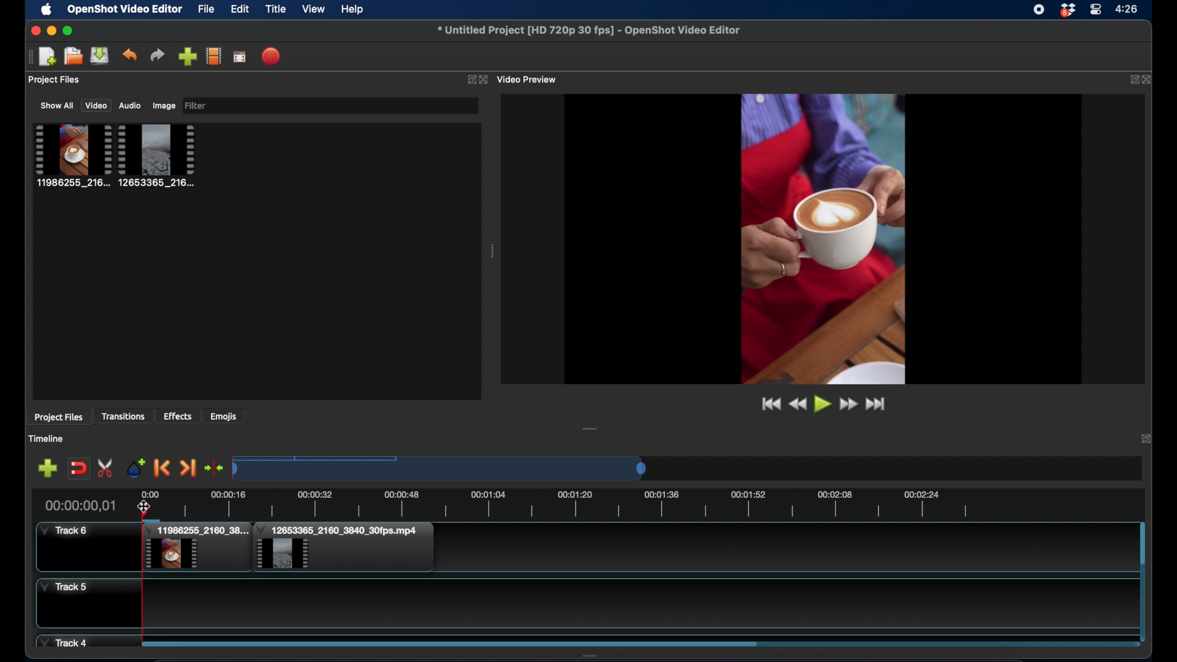  I want to click on choose profile, so click(213, 56).